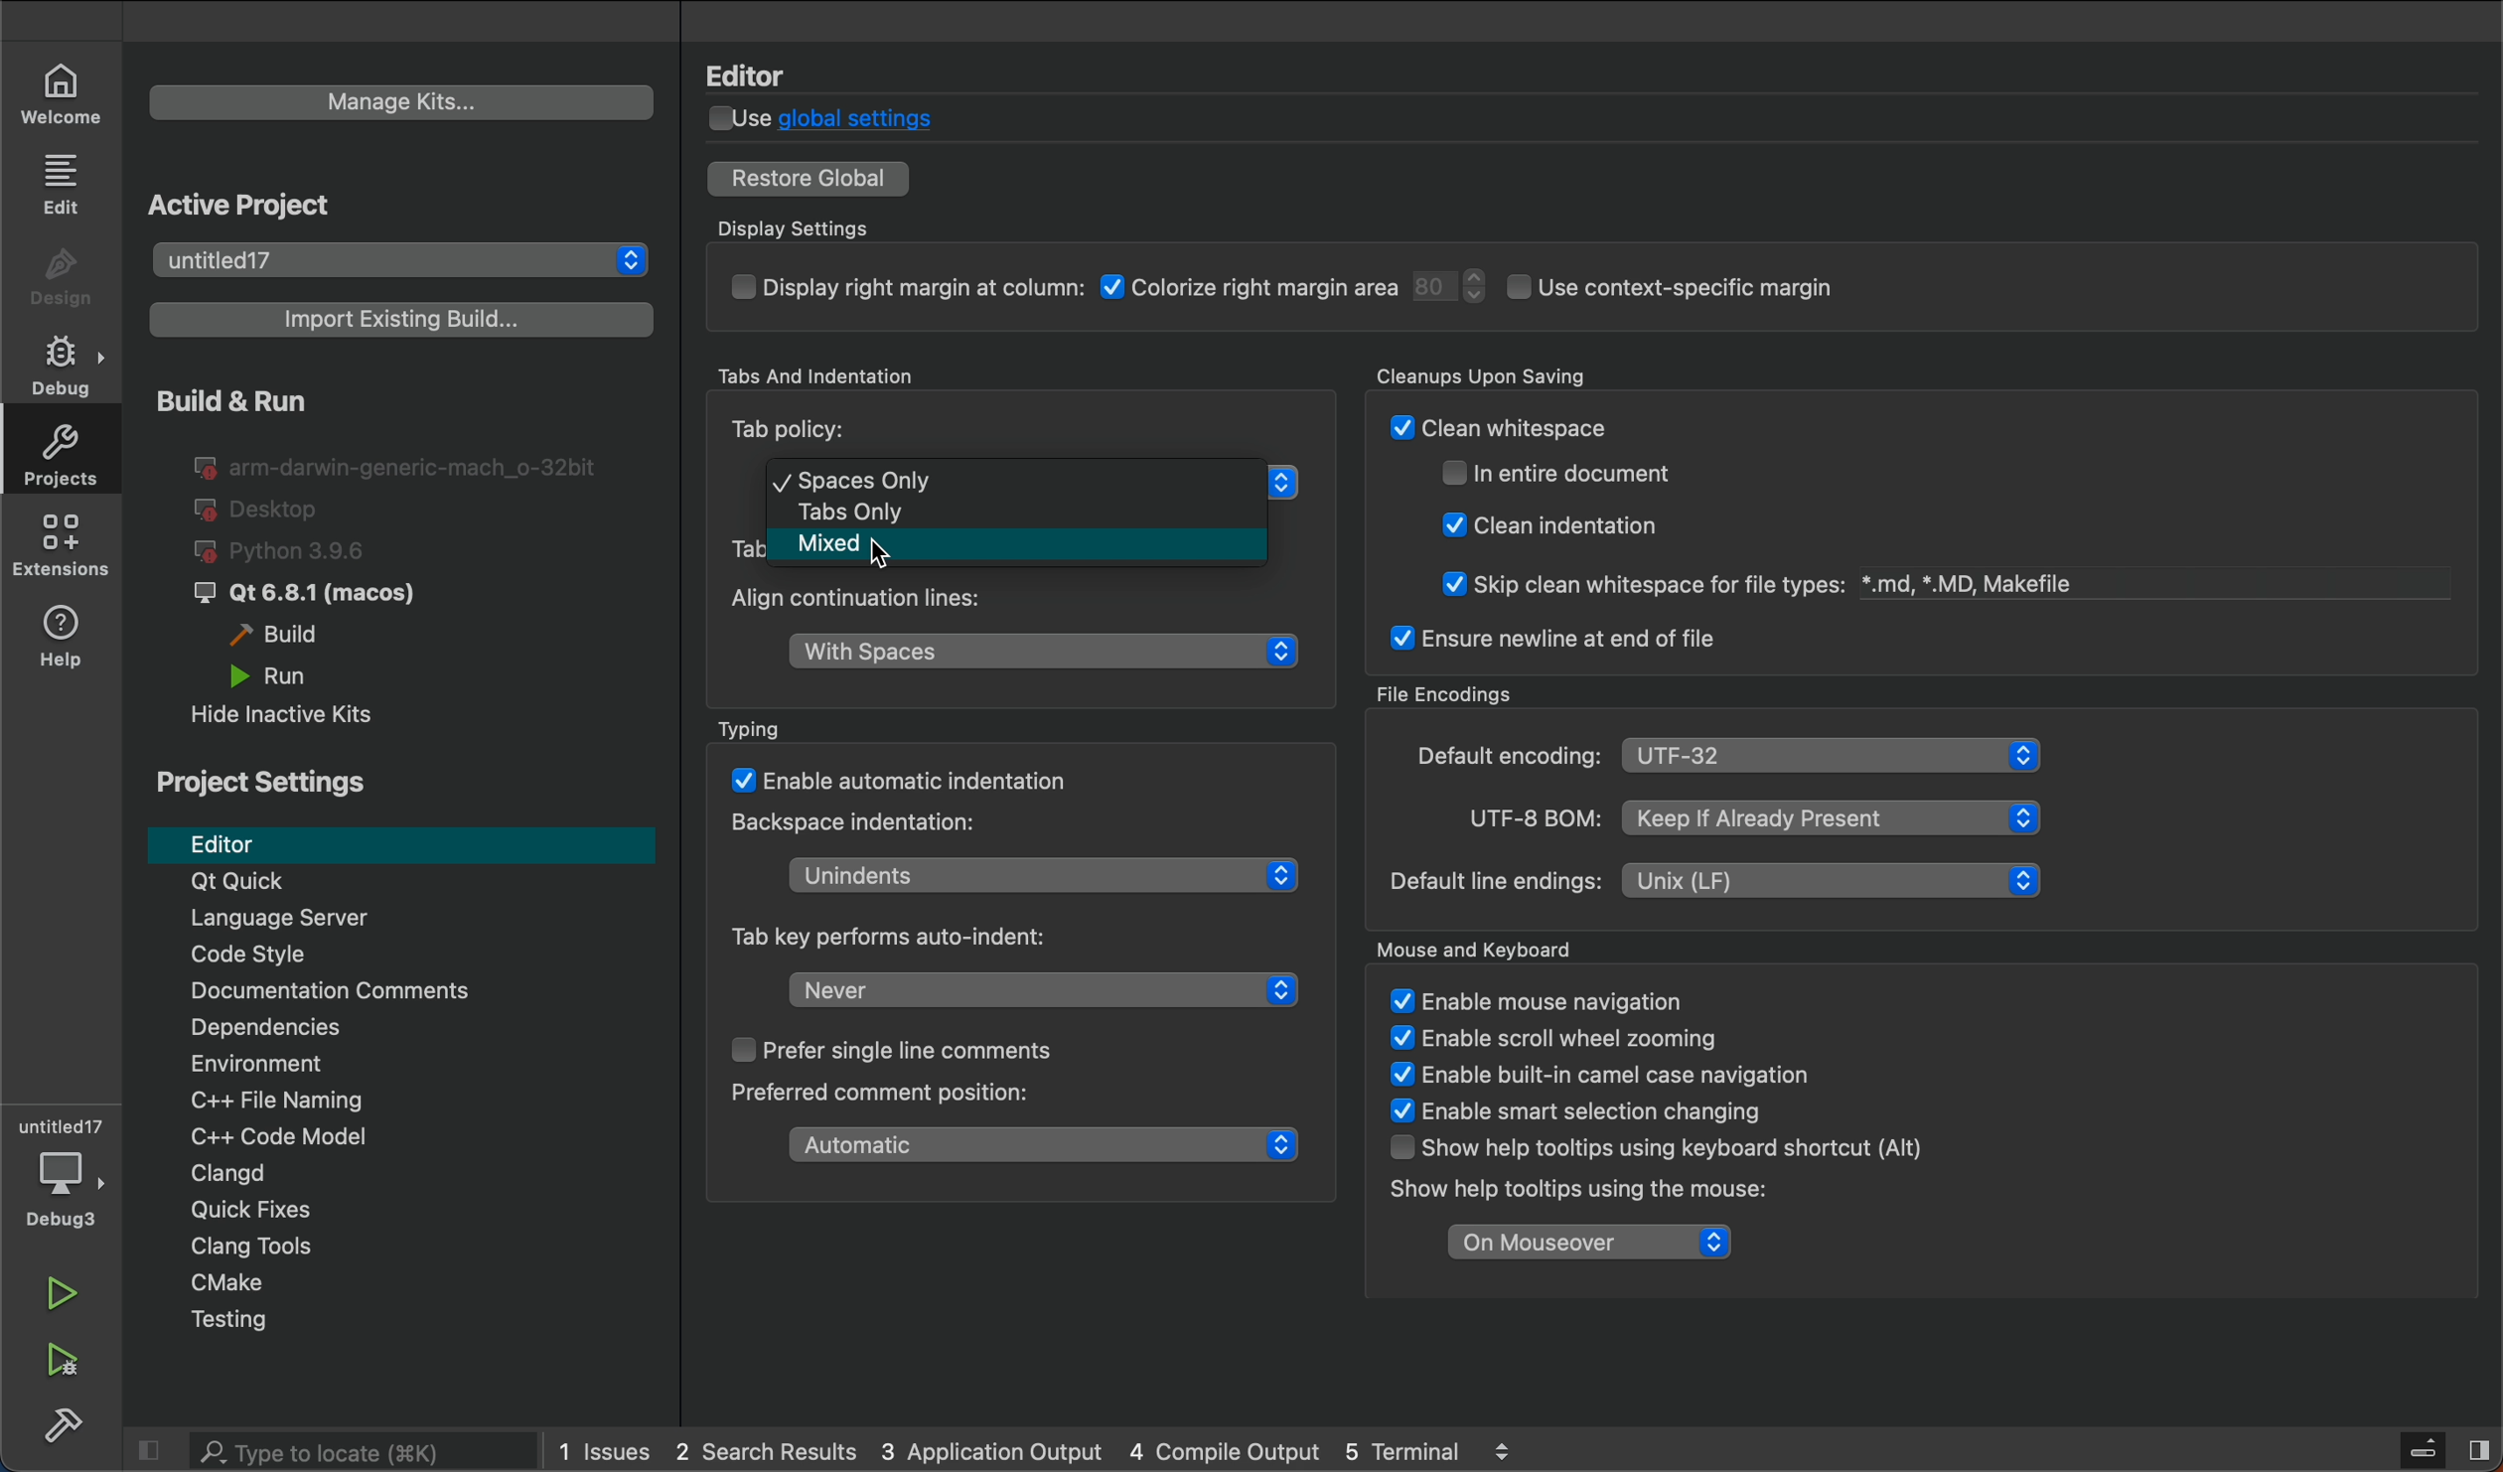  What do you see at coordinates (1447, 689) in the screenshot?
I see `File Encodings` at bounding box center [1447, 689].